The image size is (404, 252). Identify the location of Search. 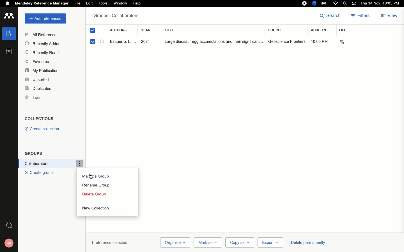
(330, 15).